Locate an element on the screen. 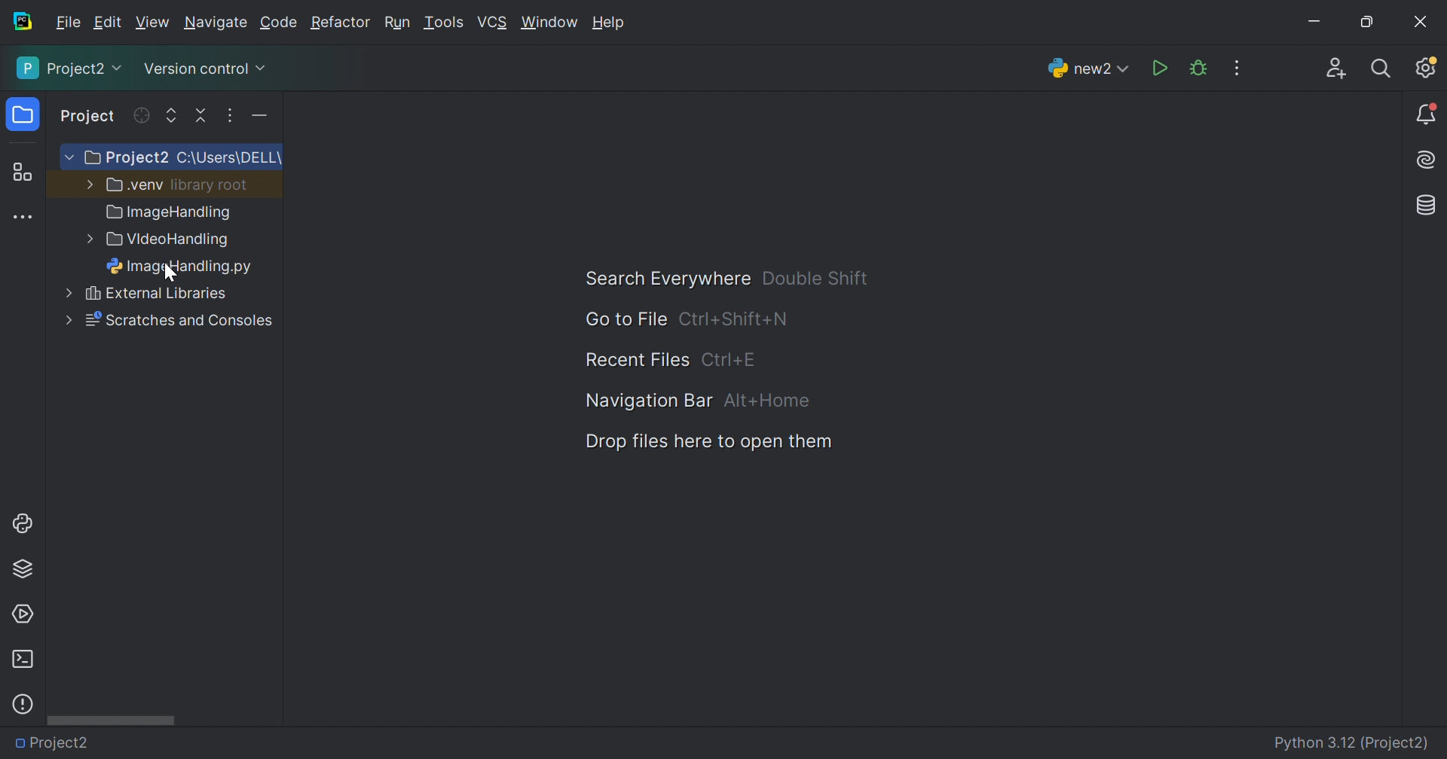  More Actions is located at coordinates (1237, 68).